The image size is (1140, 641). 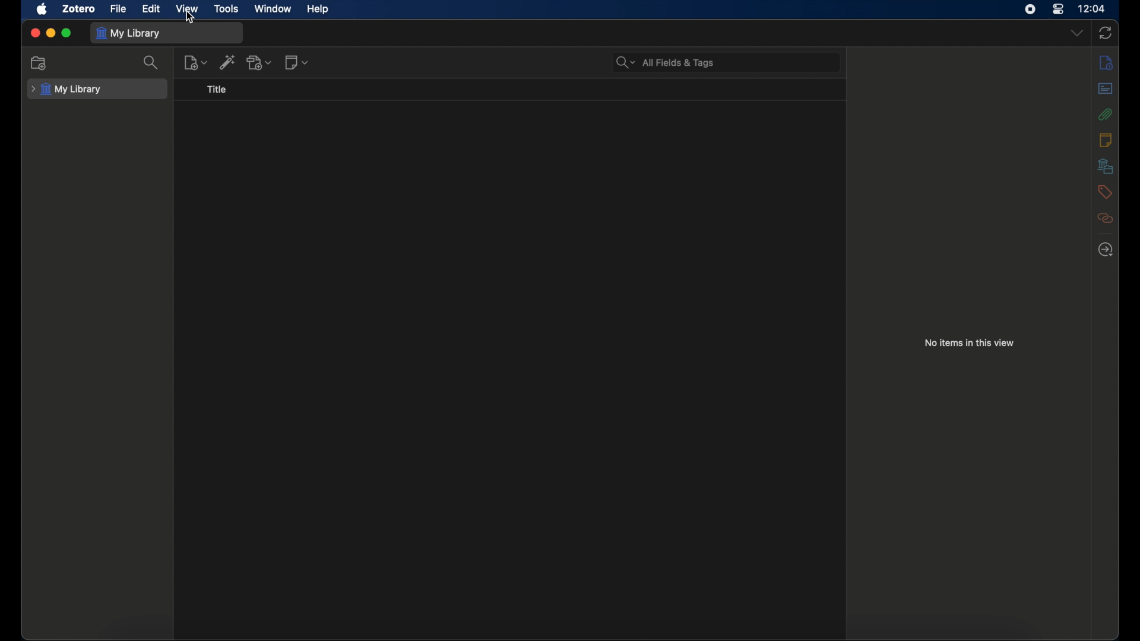 I want to click on help, so click(x=318, y=9).